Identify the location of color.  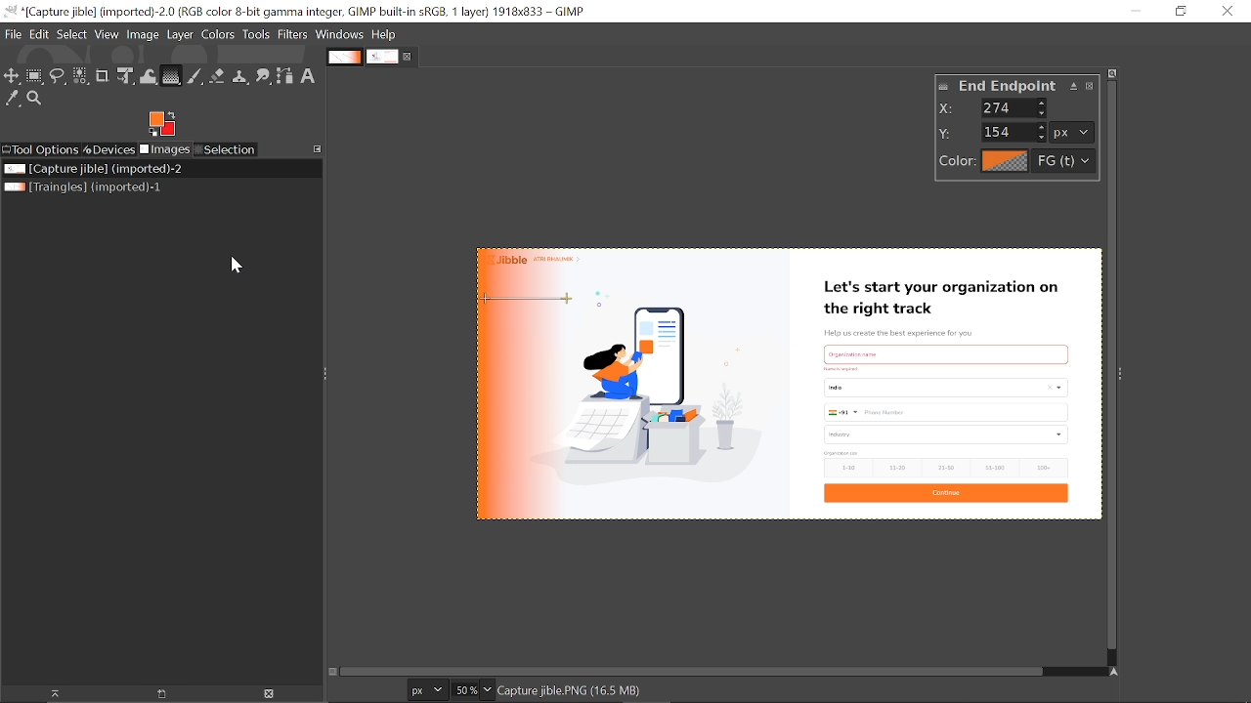
(1013, 162).